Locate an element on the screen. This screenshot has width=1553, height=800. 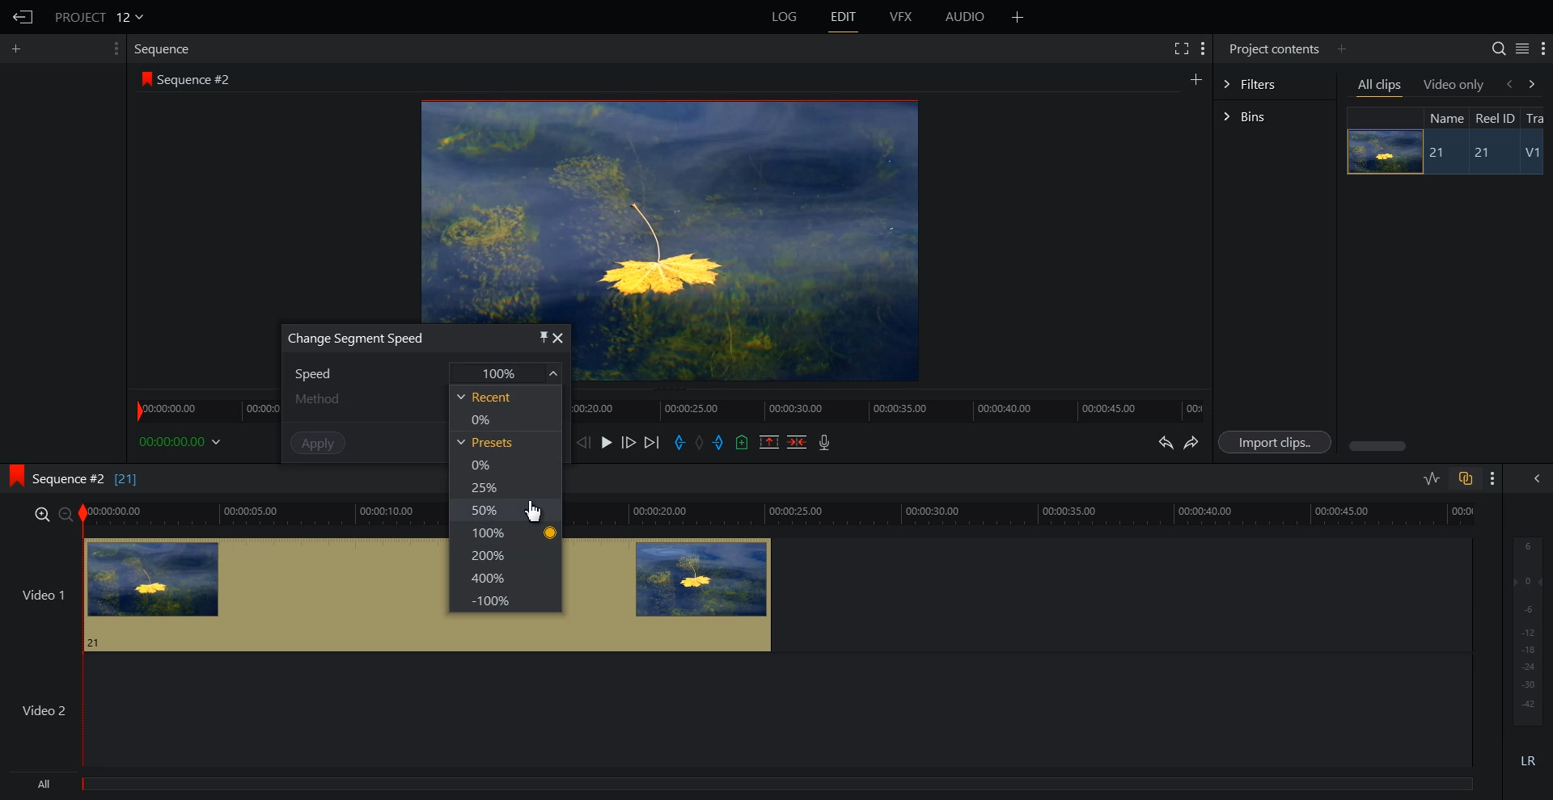
Undo is located at coordinates (1163, 443).